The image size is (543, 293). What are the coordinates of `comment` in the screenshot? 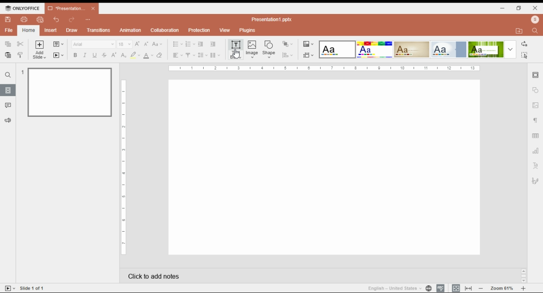 It's located at (9, 106).